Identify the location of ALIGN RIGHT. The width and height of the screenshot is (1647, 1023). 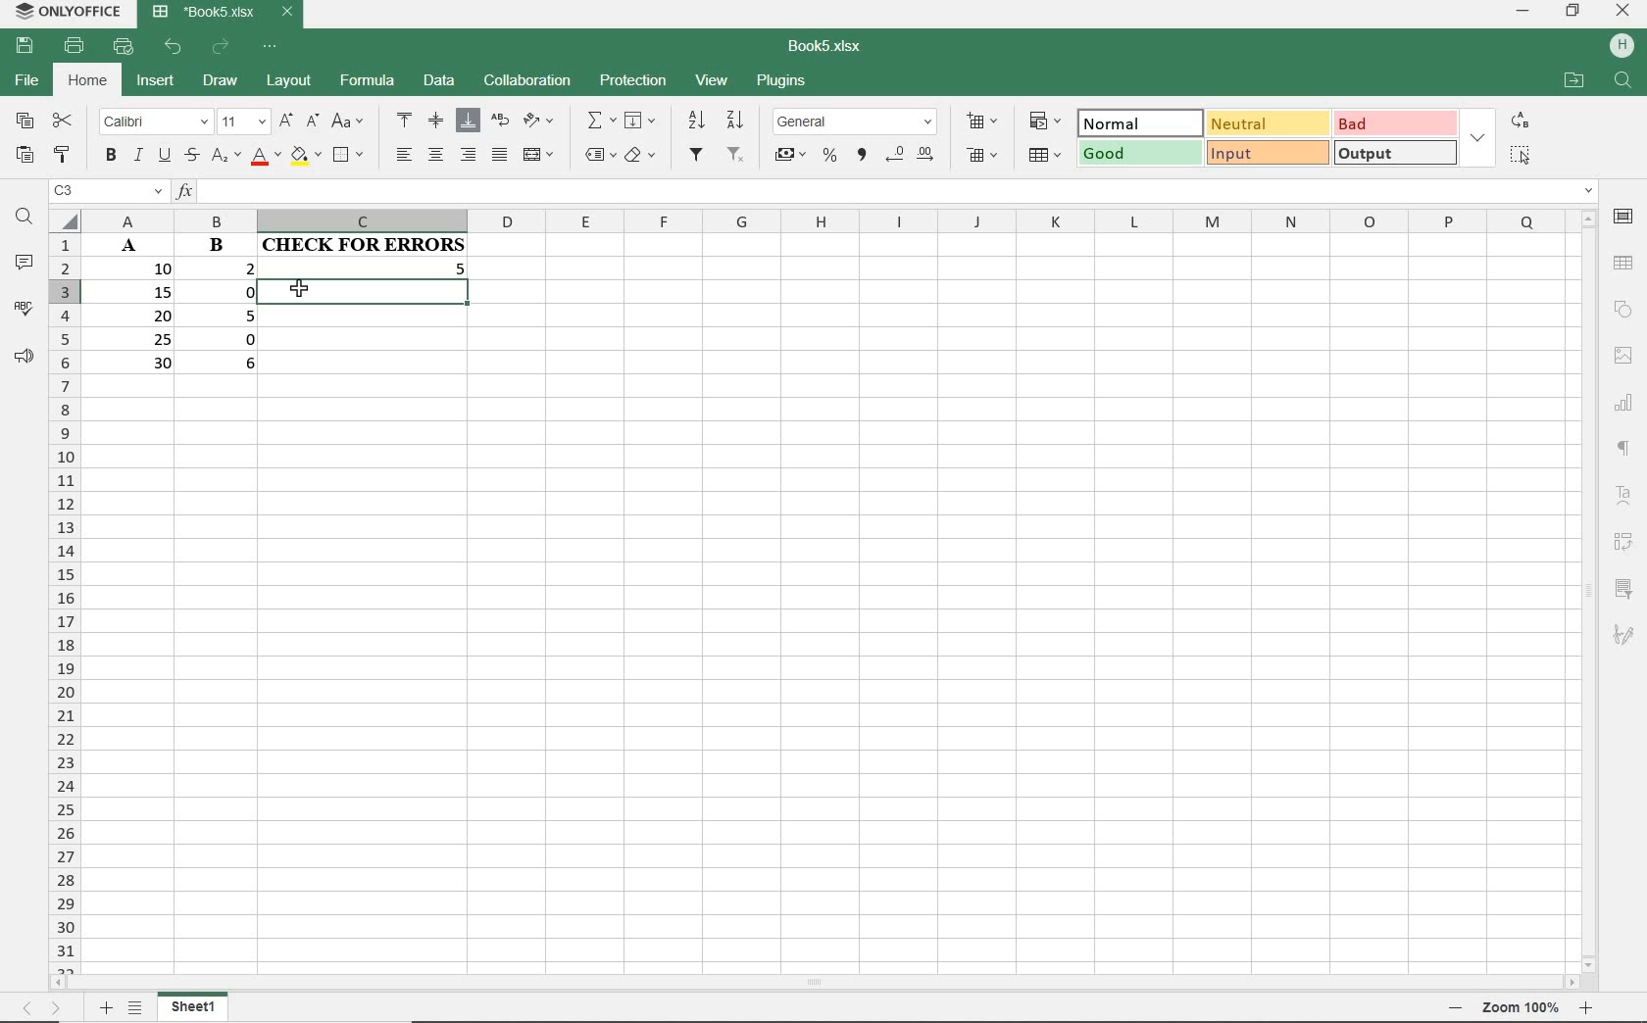
(469, 156).